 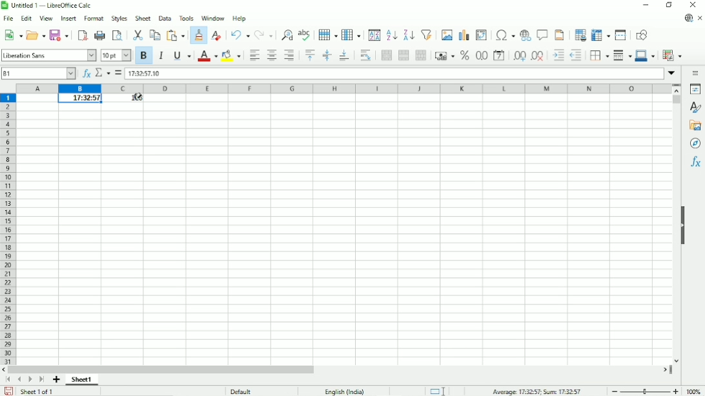 I want to click on Conditional, so click(x=673, y=54).